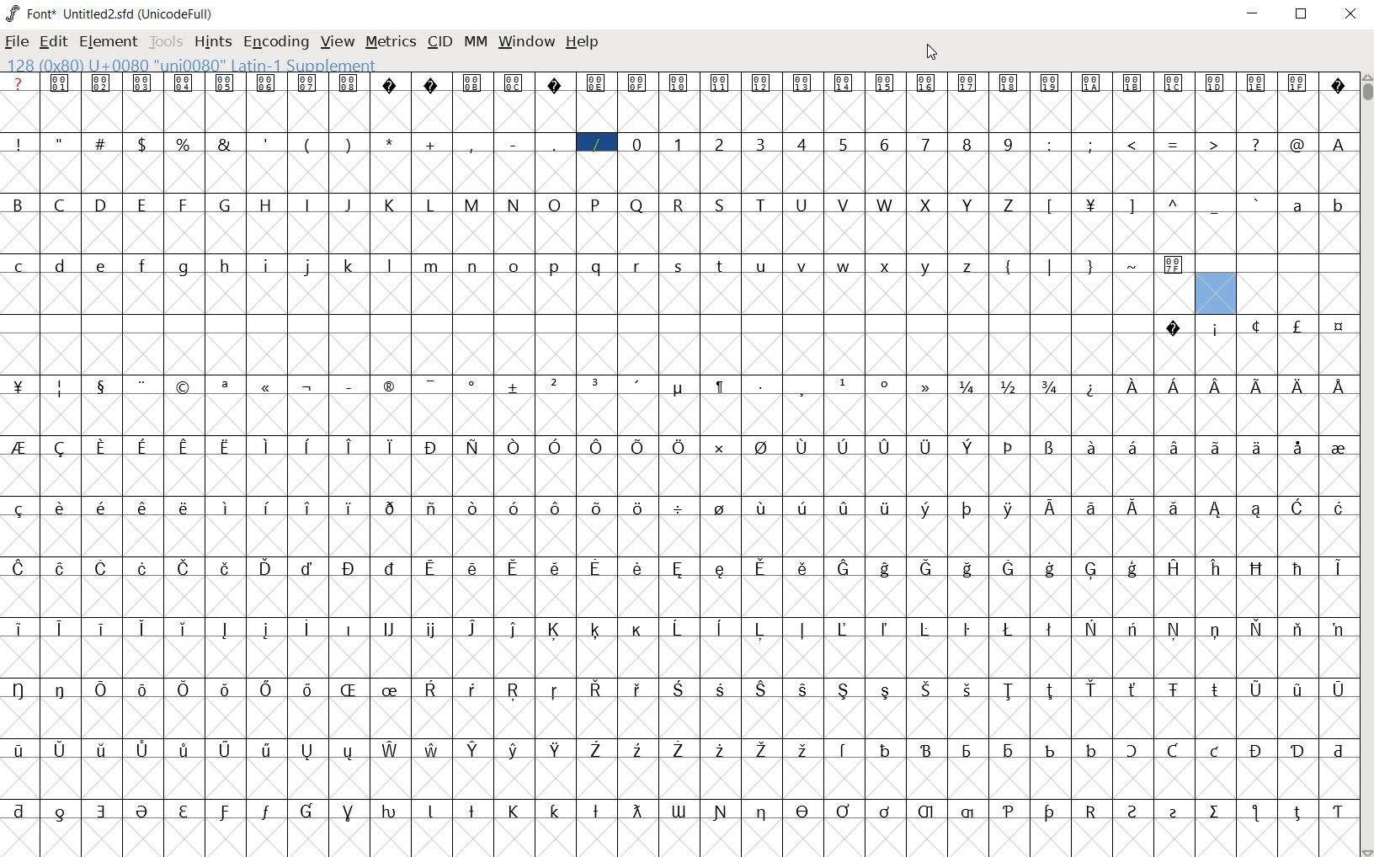  What do you see at coordinates (141, 629) in the screenshot?
I see `glyph` at bounding box center [141, 629].